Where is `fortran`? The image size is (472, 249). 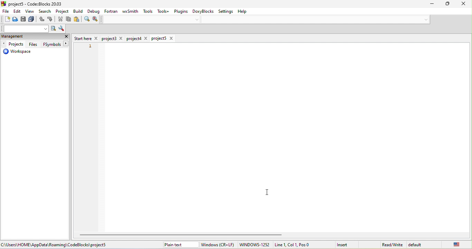
fortran is located at coordinates (111, 11).